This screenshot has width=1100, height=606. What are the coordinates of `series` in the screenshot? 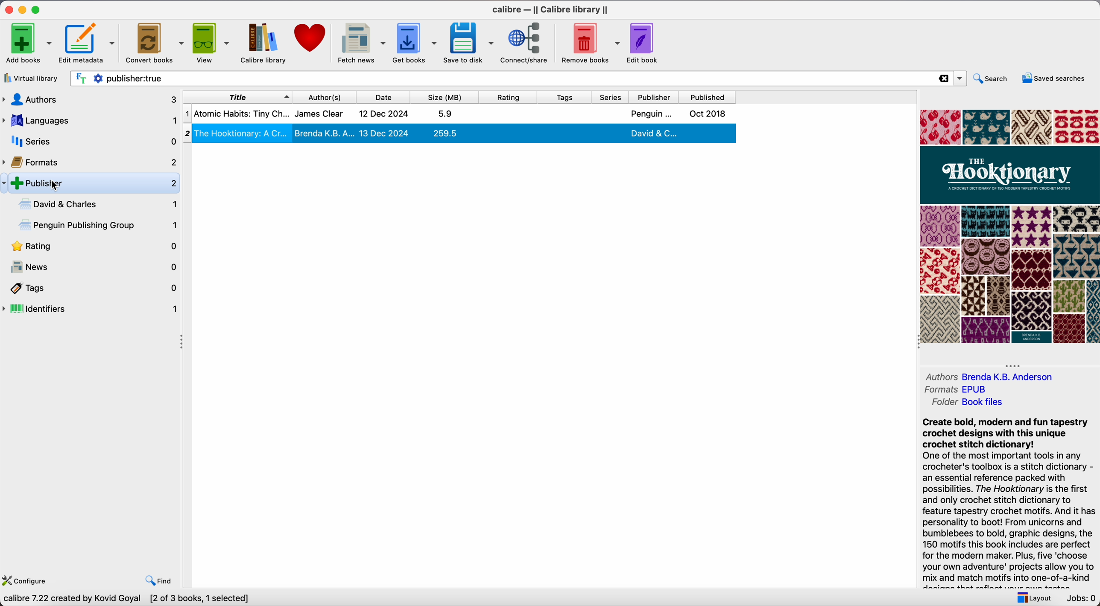 It's located at (612, 97).